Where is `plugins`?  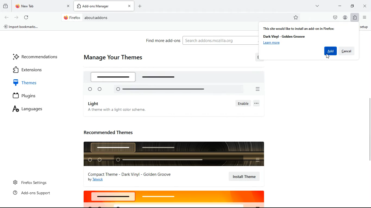 plugins is located at coordinates (30, 96).